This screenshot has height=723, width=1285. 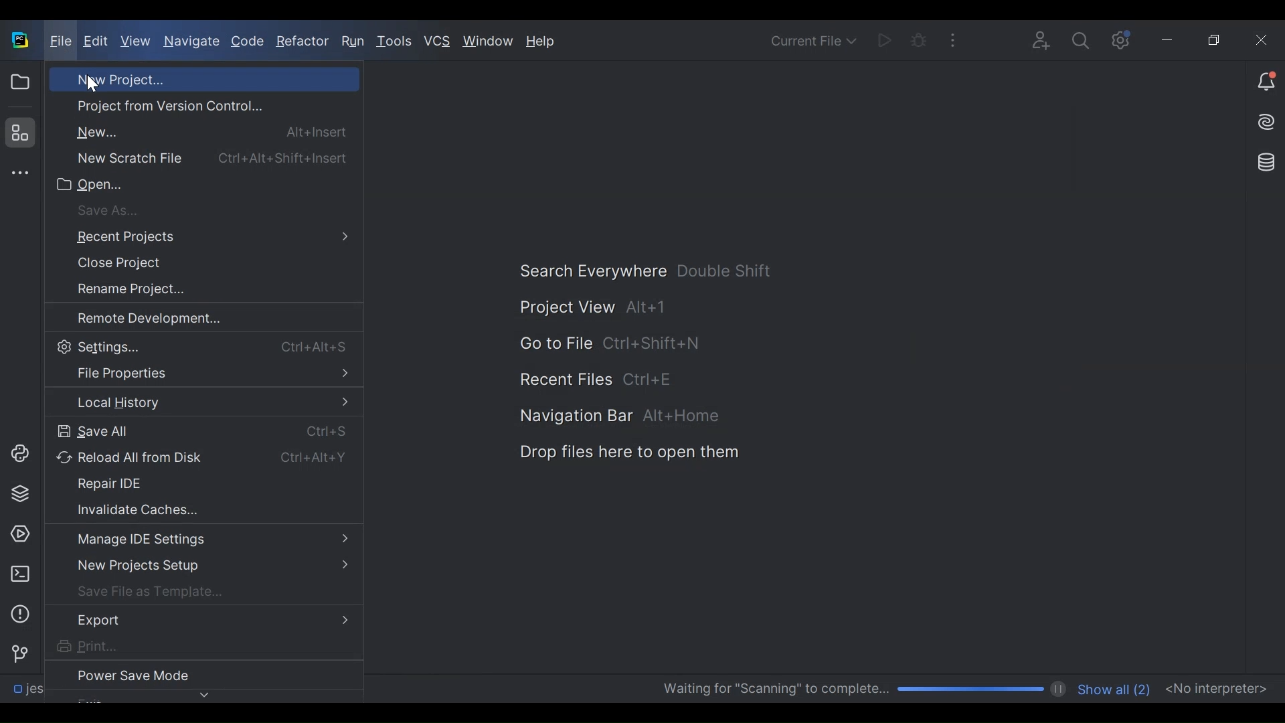 I want to click on Scanning Progress, so click(x=852, y=690).